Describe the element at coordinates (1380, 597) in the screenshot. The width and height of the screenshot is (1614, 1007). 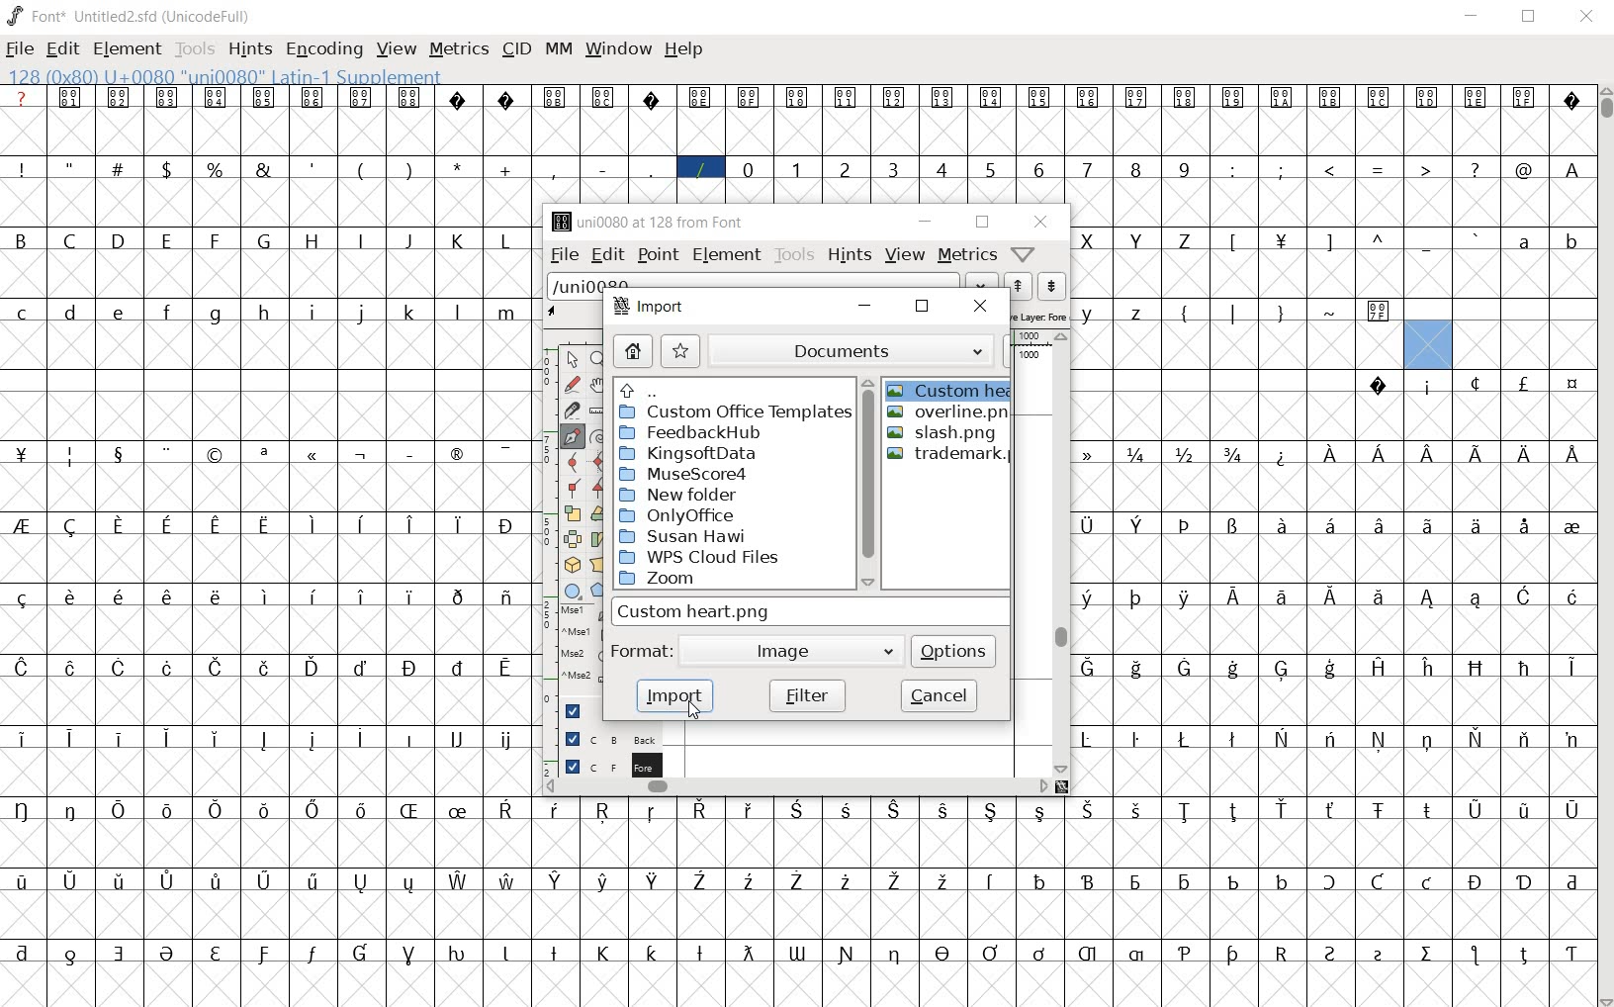
I see `glyph` at that location.